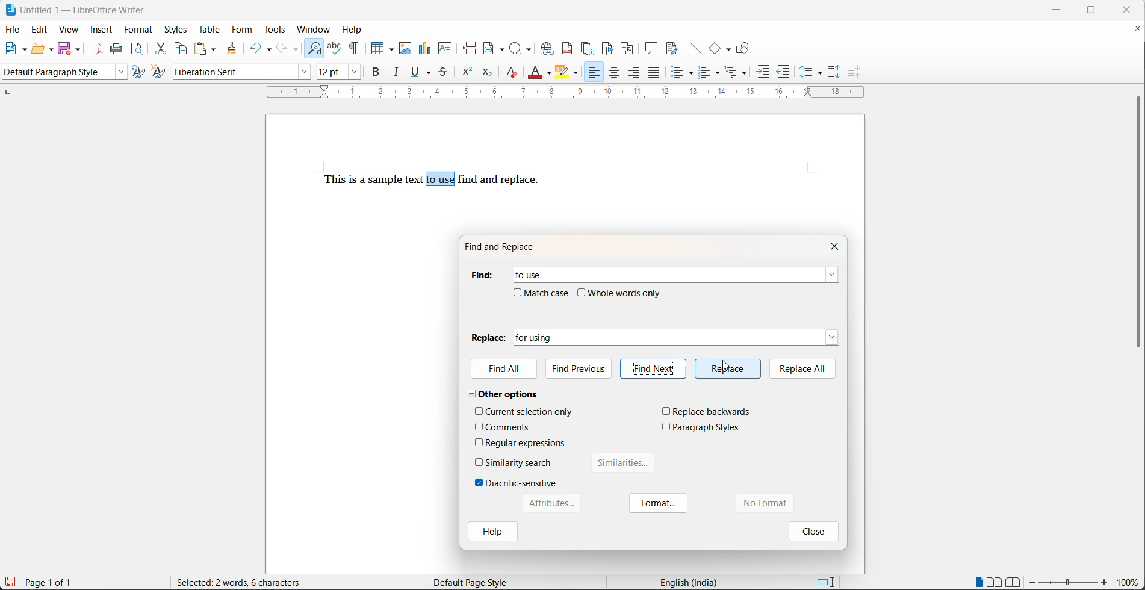 This screenshot has width=1145, height=590. I want to click on styles, so click(176, 29).